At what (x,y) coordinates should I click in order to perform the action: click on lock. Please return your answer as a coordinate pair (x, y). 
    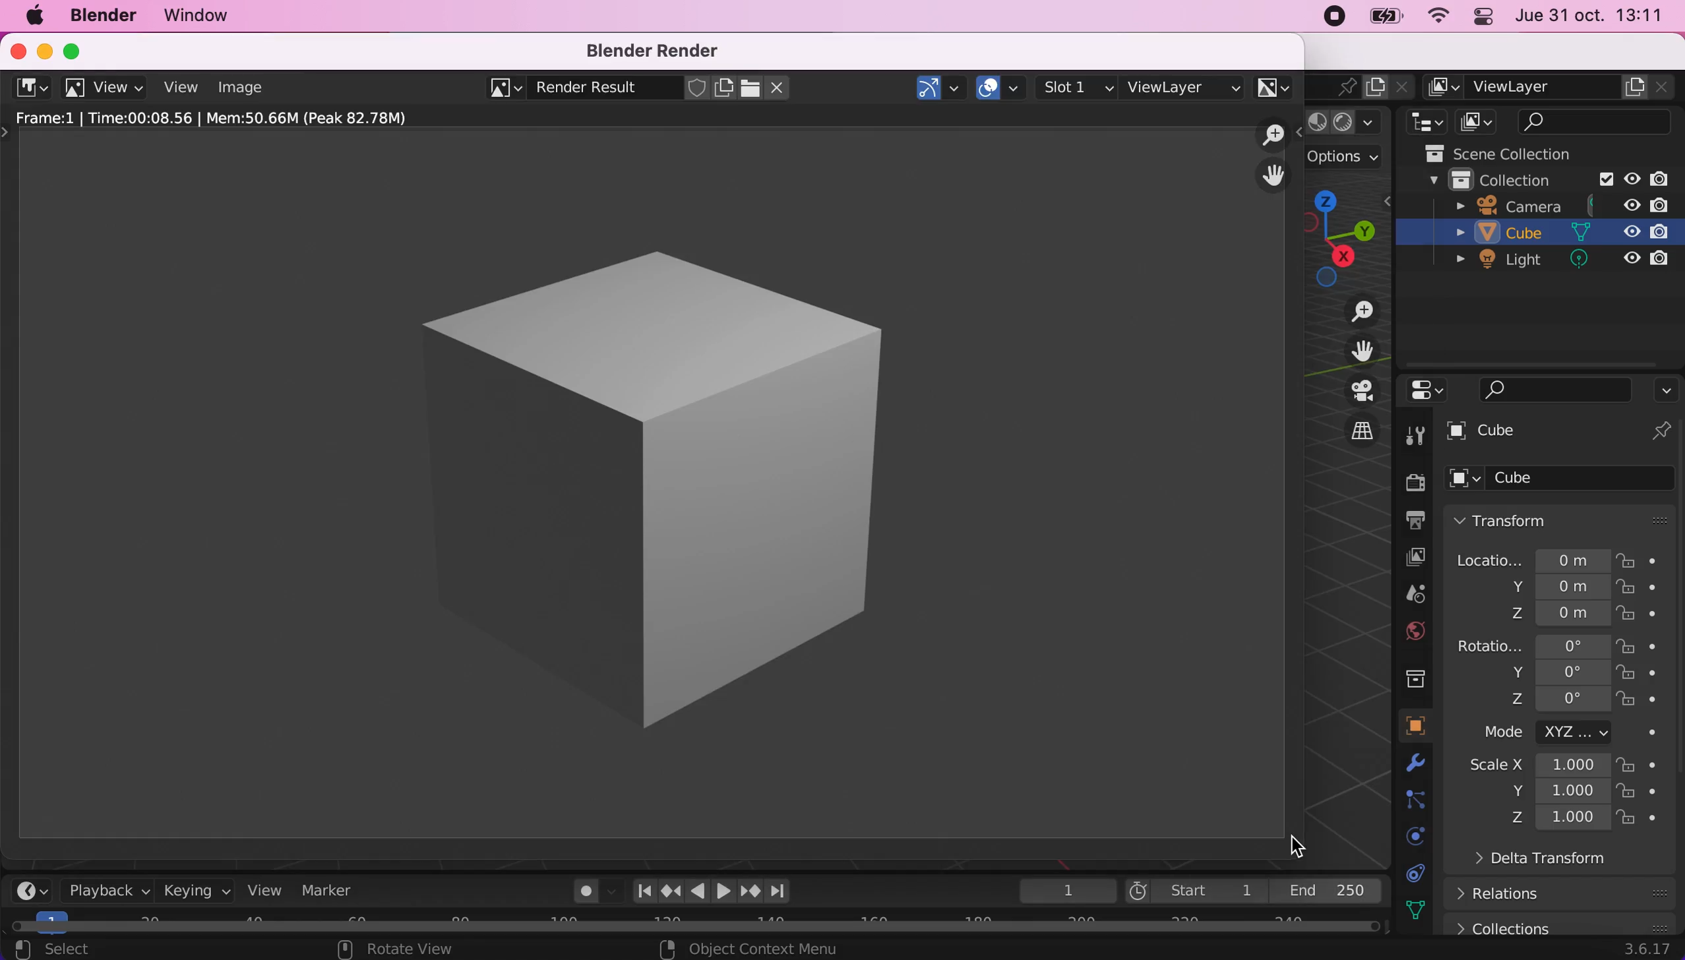
    Looking at the image, I should click on (1645, 559).